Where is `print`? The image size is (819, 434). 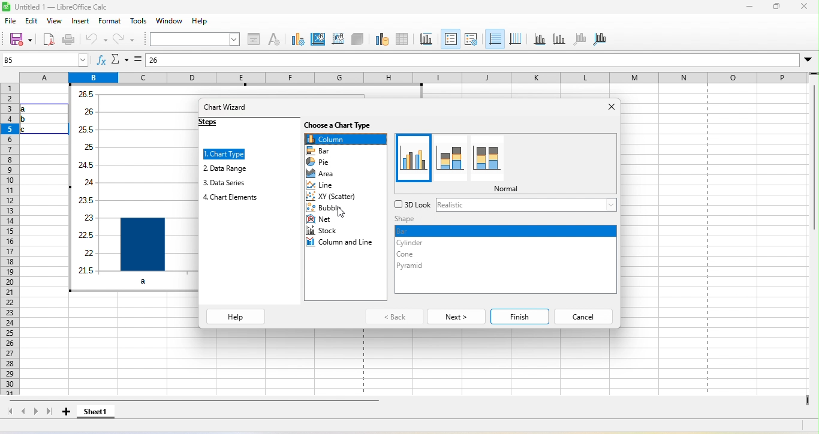
print is located at coordinates (68, 40).